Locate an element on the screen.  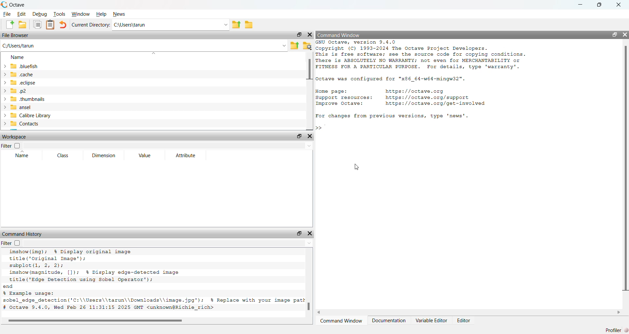
C:/Users/tarun is located at coordinates (144, 46).